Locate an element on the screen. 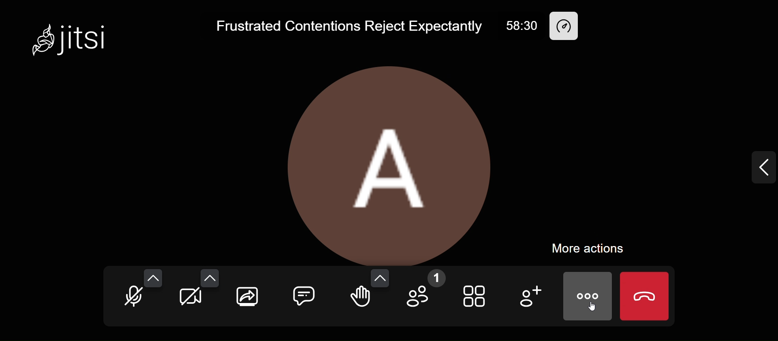 This screenshot has height=341, width=778. share your screen is located at coordinates (250, 297).